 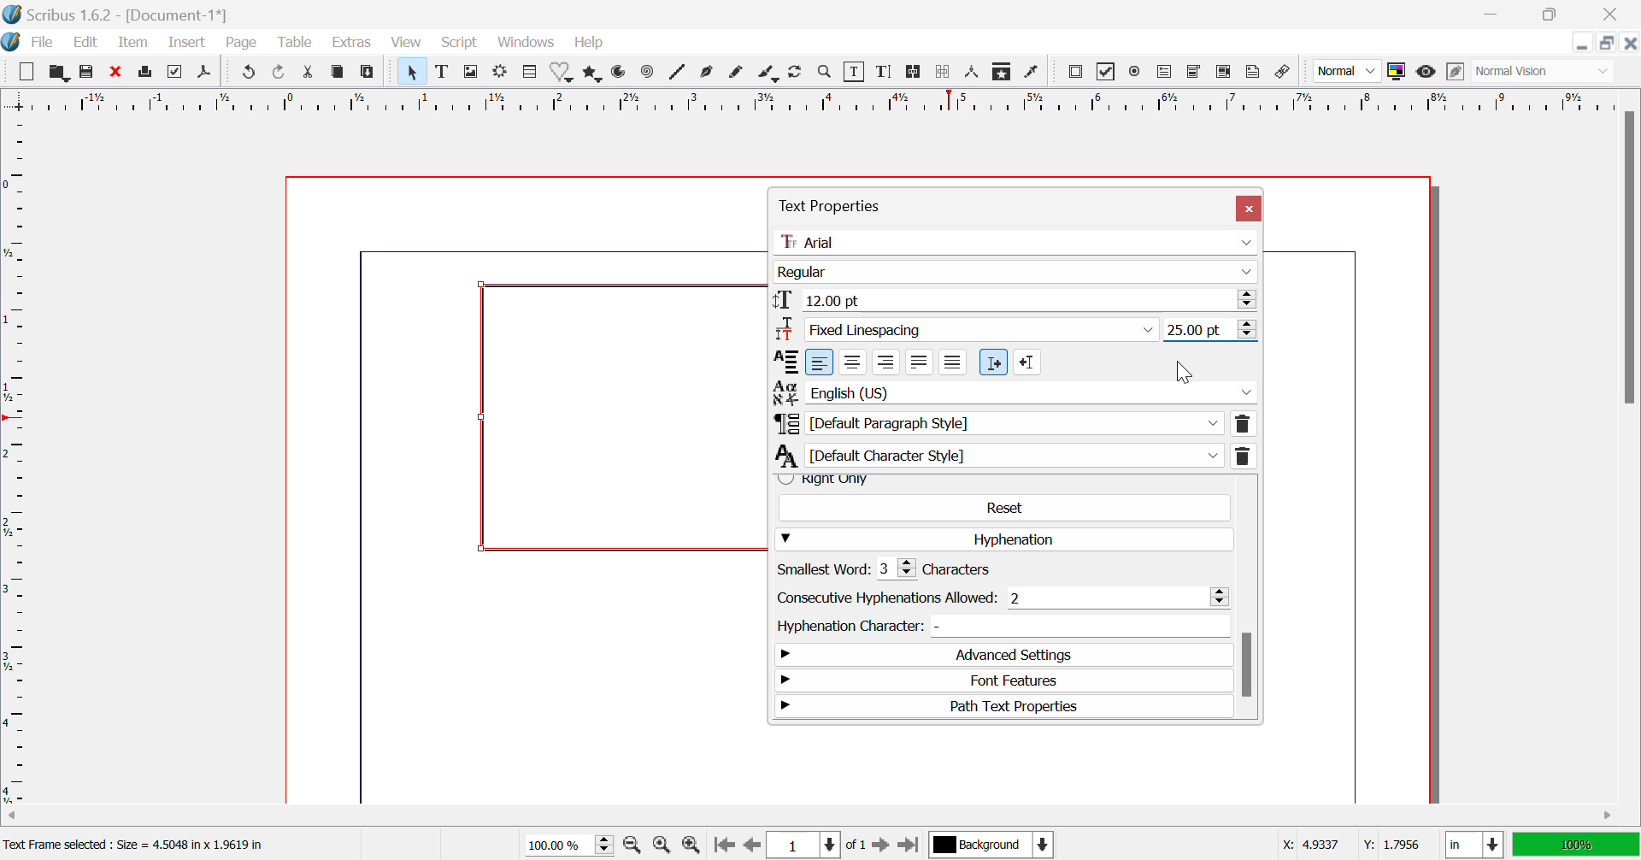 What do you see at coordinates (1391, 843) in the screenshot?
I see `Y: 1.7956` at bounding box center [1391, 843].